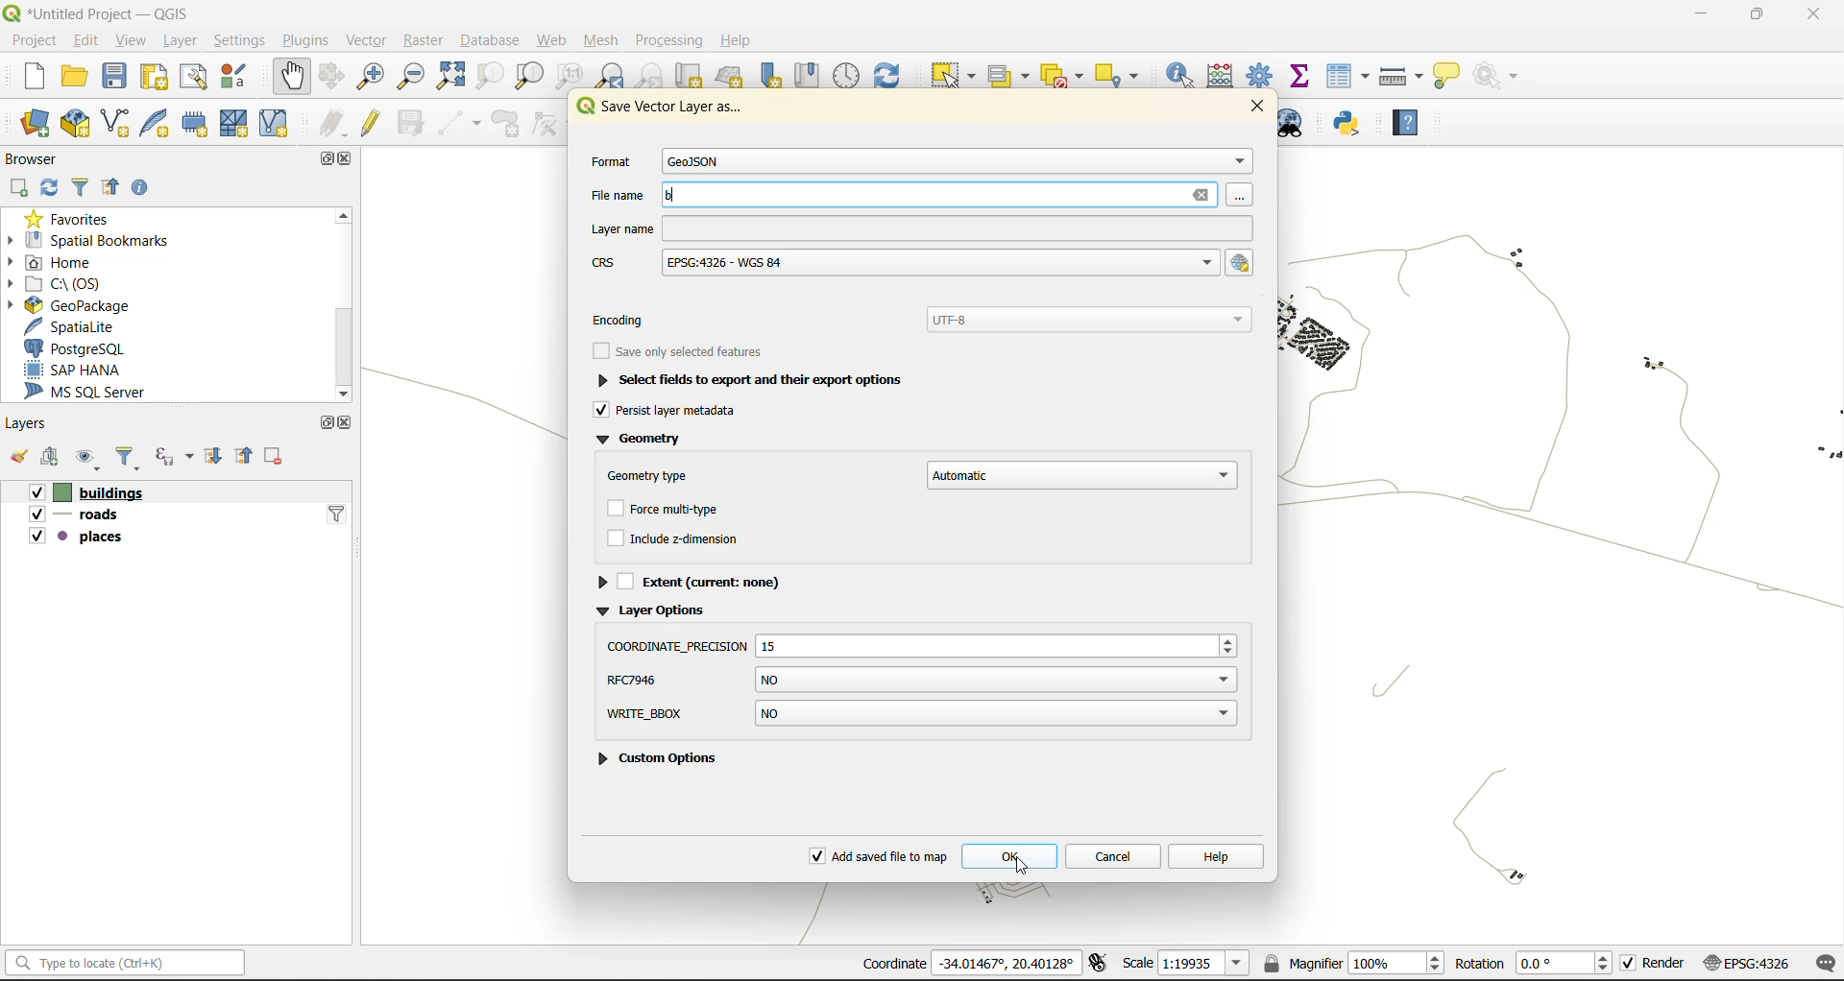 Image resolution: width=1844 pixels, height=981 pixels. I want to click on expand all, so click(219, 457).